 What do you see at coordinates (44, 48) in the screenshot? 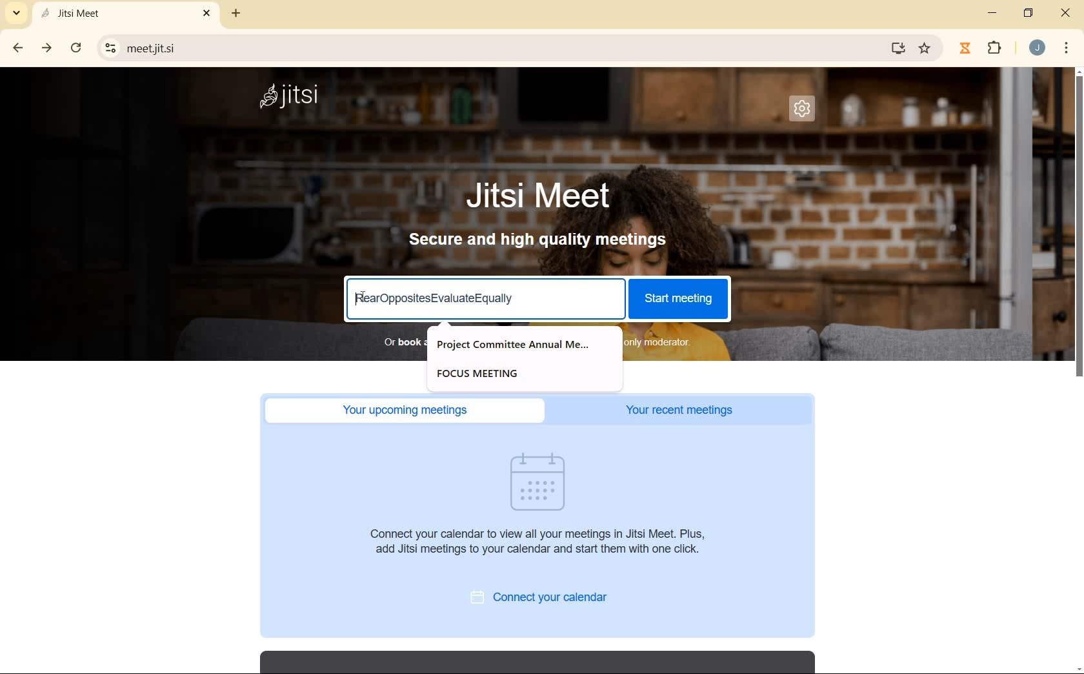
I see `forward` at bounding box center [44, 48].